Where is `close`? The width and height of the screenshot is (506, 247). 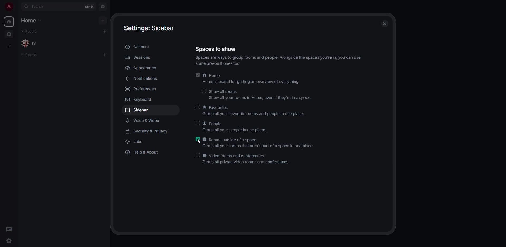 close is located at coordinates (385, 24).